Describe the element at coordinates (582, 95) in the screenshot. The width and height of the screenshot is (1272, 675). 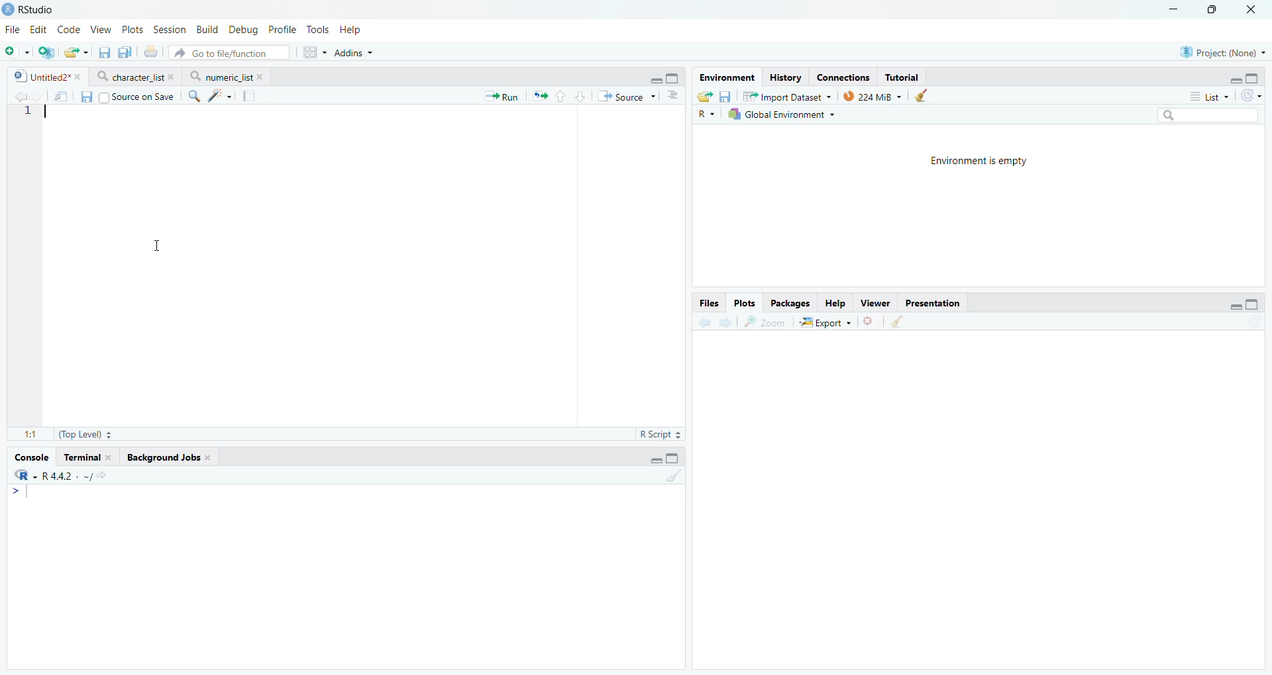
I see `Go to next section` at that location.